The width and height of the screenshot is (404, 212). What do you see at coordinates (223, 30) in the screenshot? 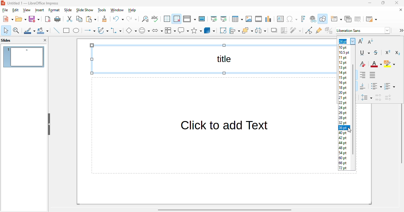
I see `rotate` at bounding box center [223, 30].